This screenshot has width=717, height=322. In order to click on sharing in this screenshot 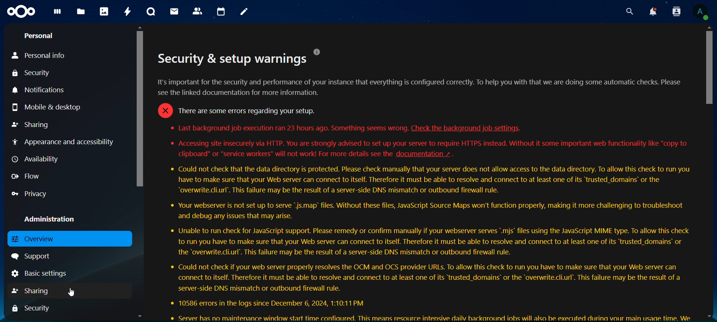, I will do `click(32, 125)`.